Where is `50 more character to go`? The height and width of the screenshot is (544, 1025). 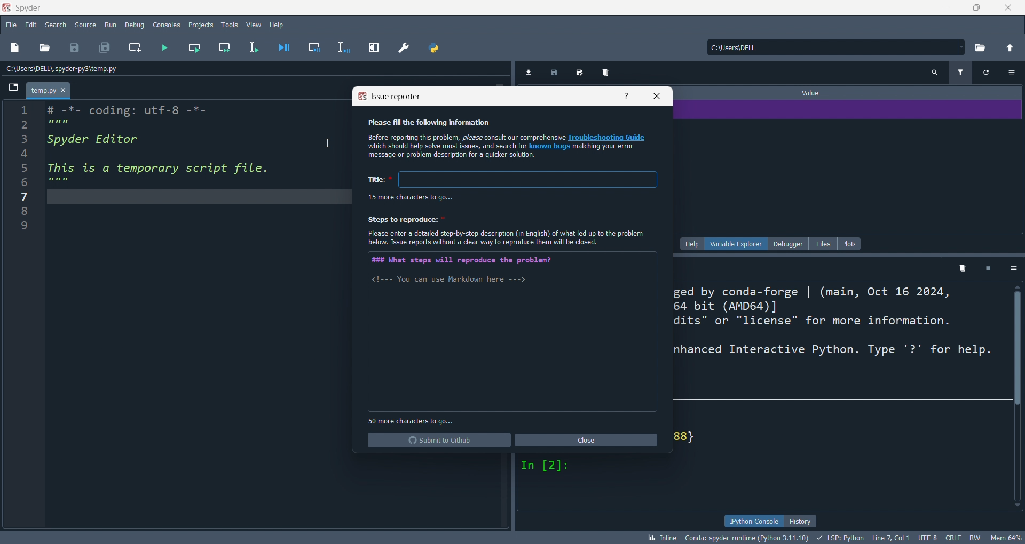
50 more character to go is located at coordinates (410, 420).